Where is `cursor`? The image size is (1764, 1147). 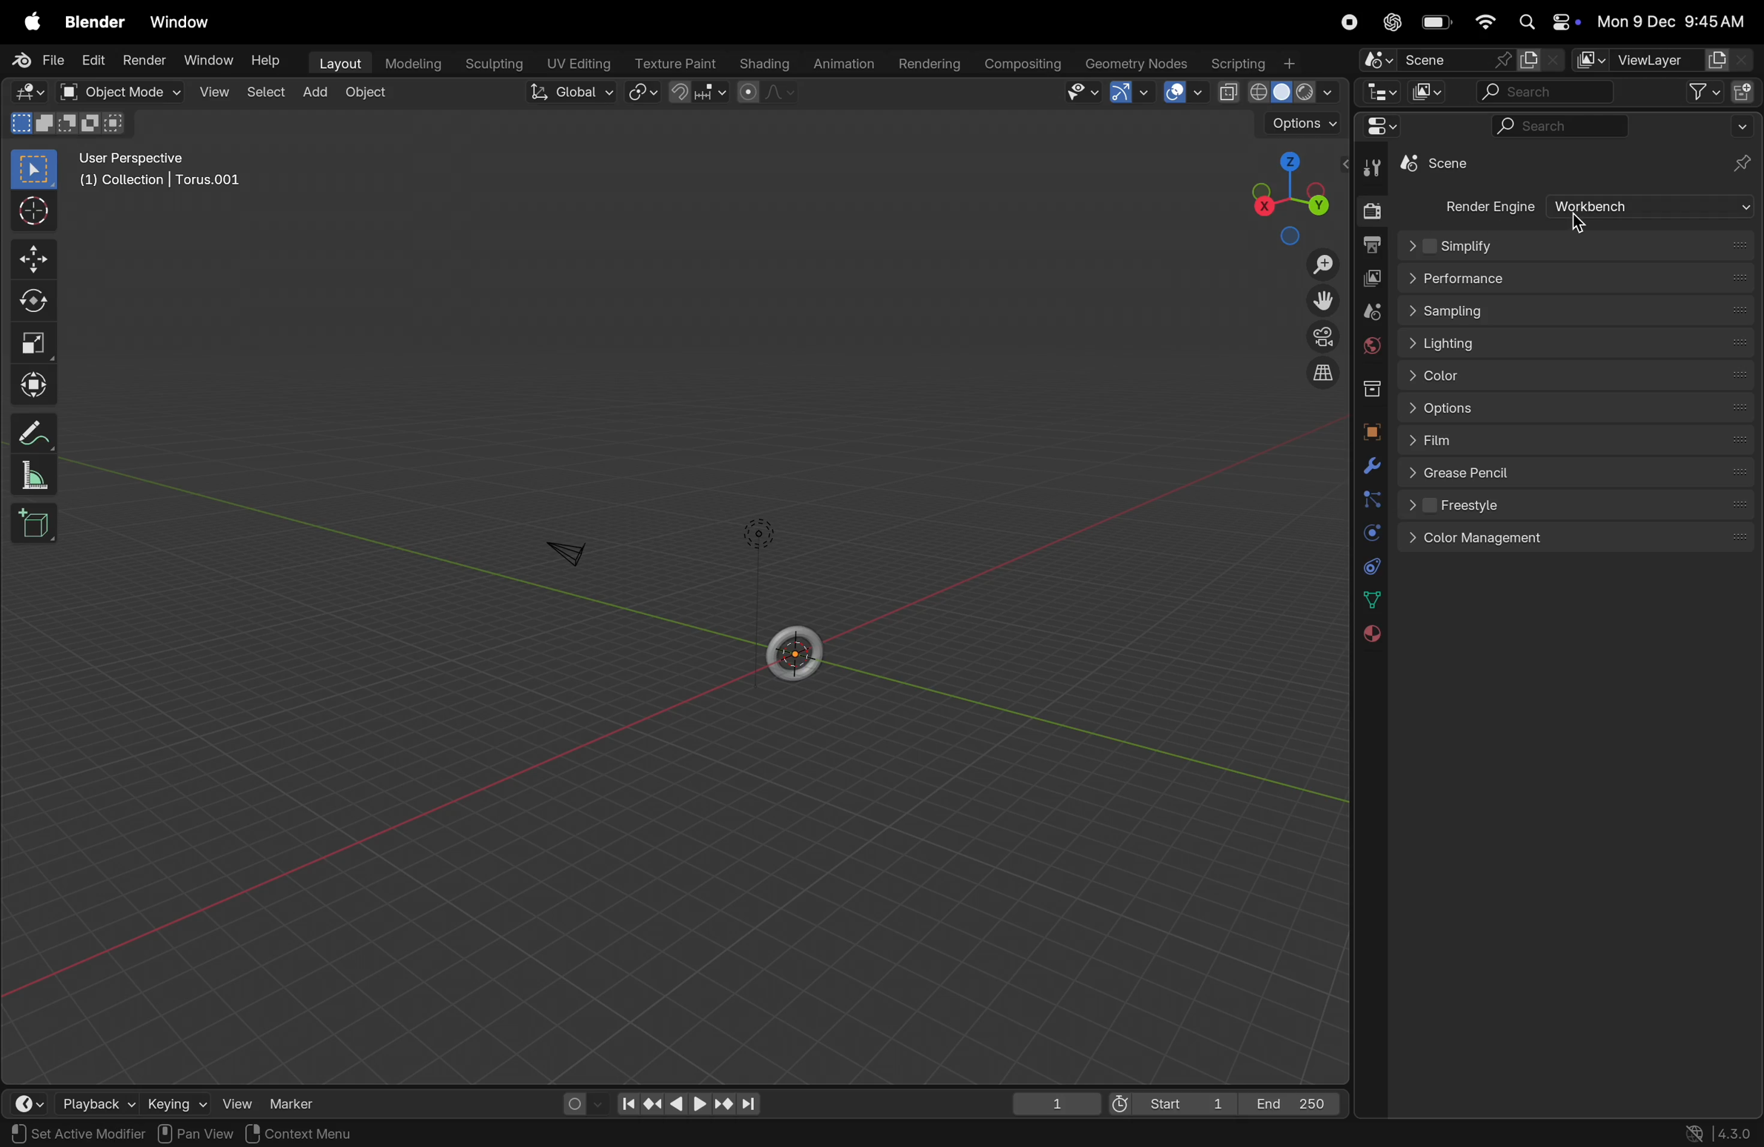
cursor is located at coordinates (36, 212).